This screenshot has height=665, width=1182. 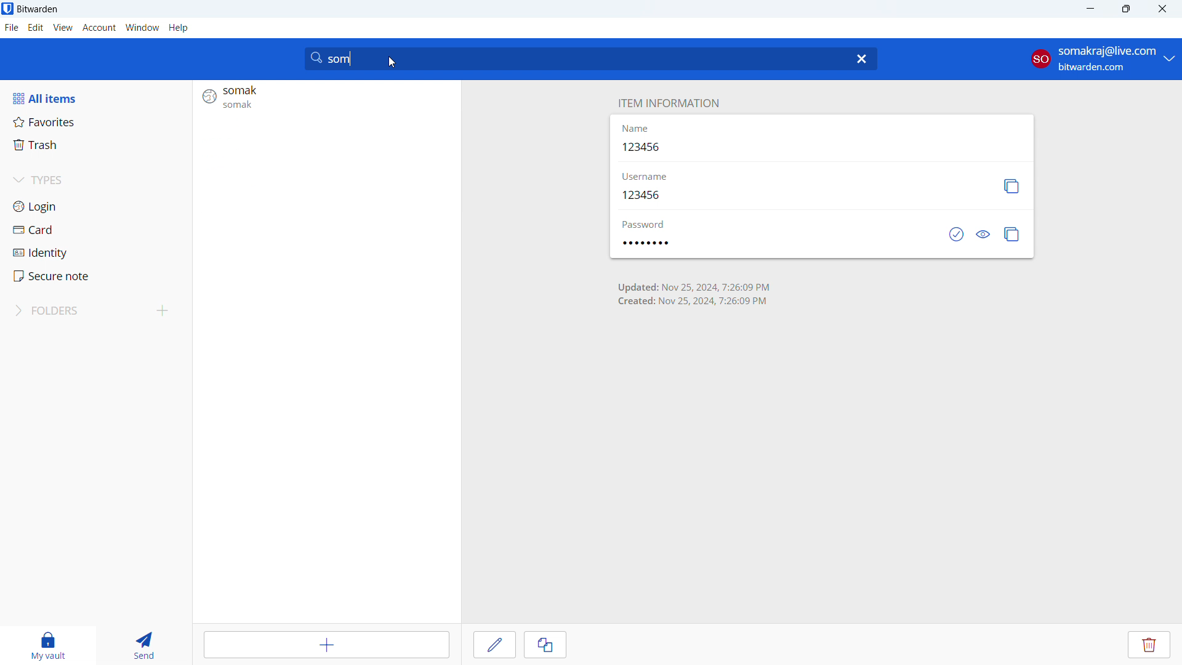 I want to click on account, so click(x=100, y=28).